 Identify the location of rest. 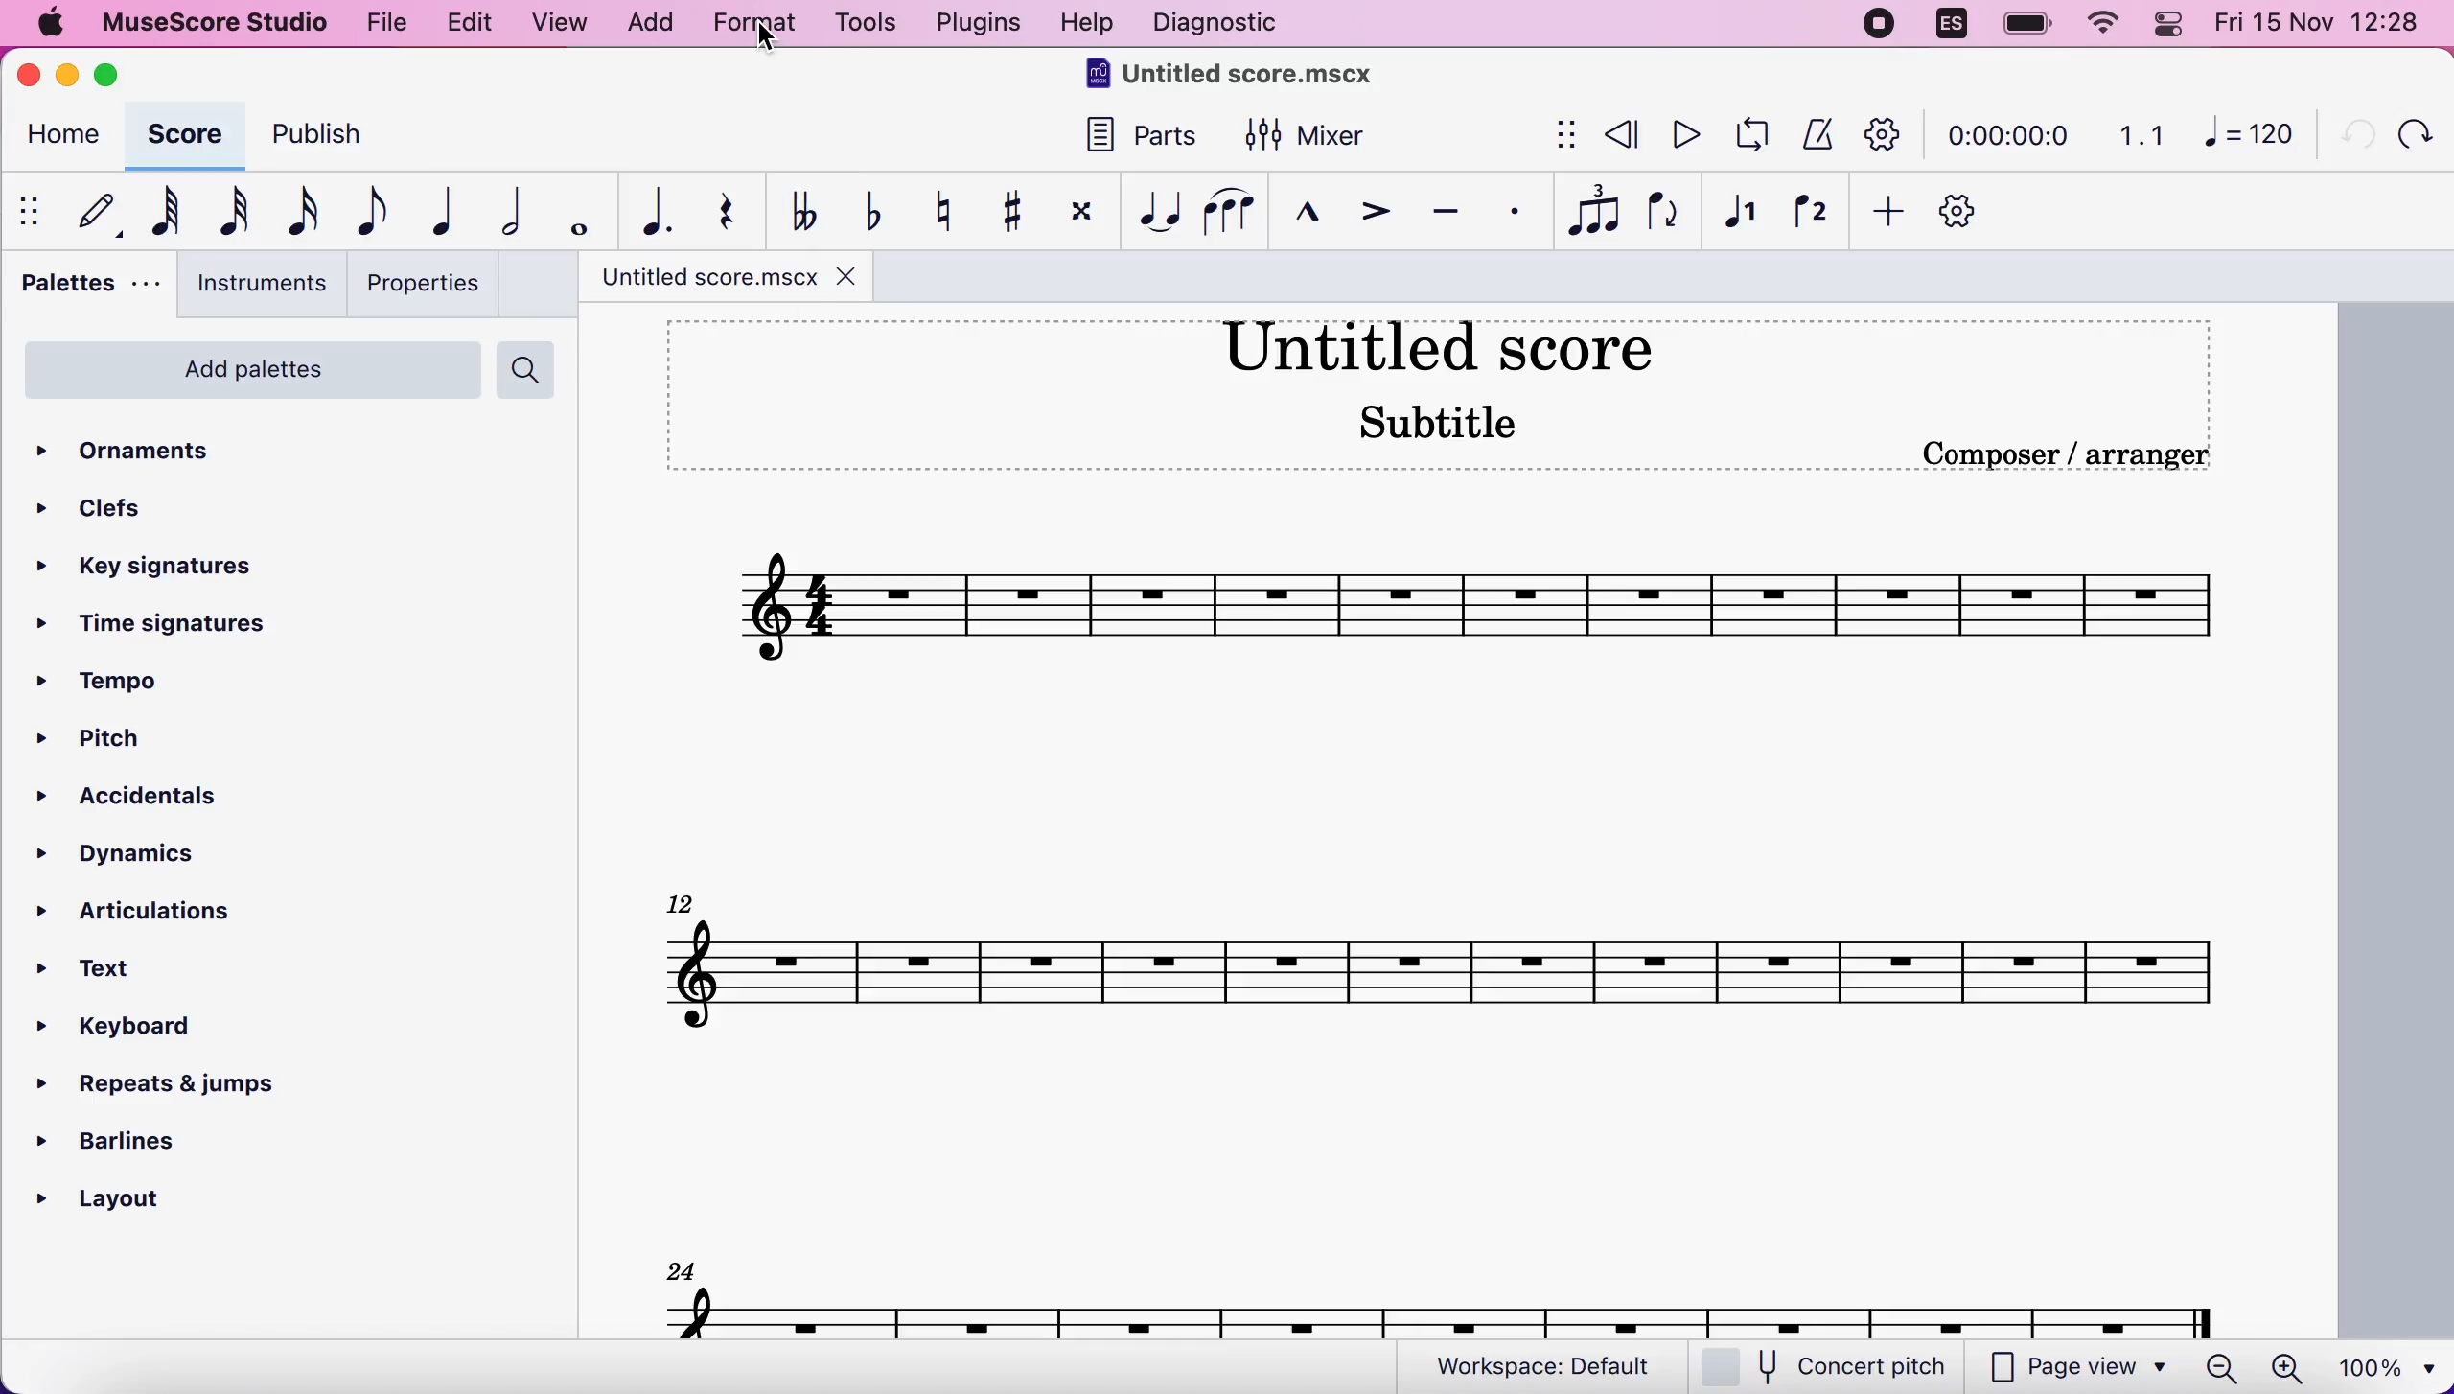
(716, 212).